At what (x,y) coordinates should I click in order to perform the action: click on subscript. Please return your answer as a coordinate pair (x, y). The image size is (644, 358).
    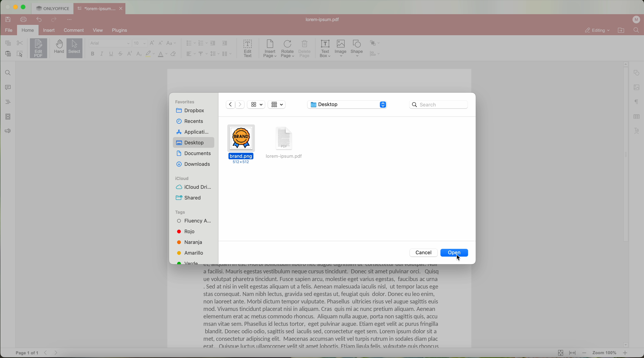
    Looking at the image, I should click on (139, 54).